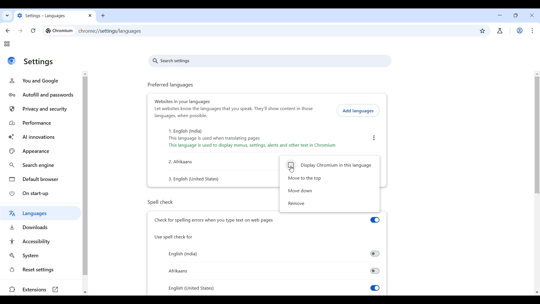 The image size is (540, 304). Describe the element at coordinates (274, 271) in the screenshot. I see `Toggle for spell check in Afrikaans` at that location.